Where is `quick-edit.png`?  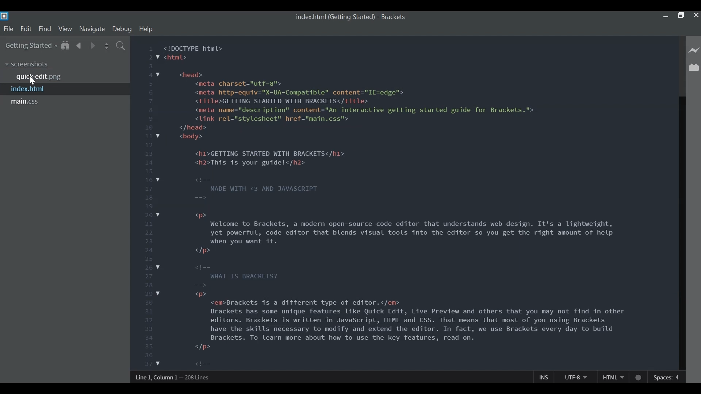 quick-edit.png is located at coordinates (41, 77).